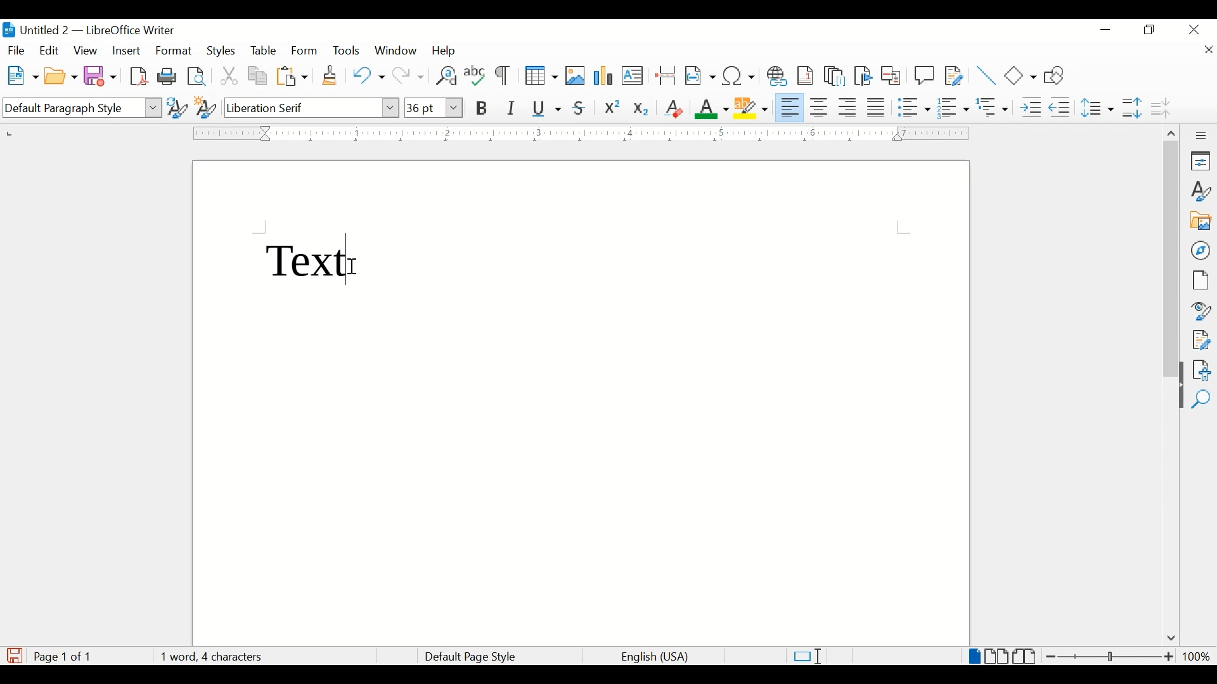 This screenshot has height=684, width=1217. Describe the element at coordinates (206, 105) in the screenshot. I see `new style from selection` at that location.